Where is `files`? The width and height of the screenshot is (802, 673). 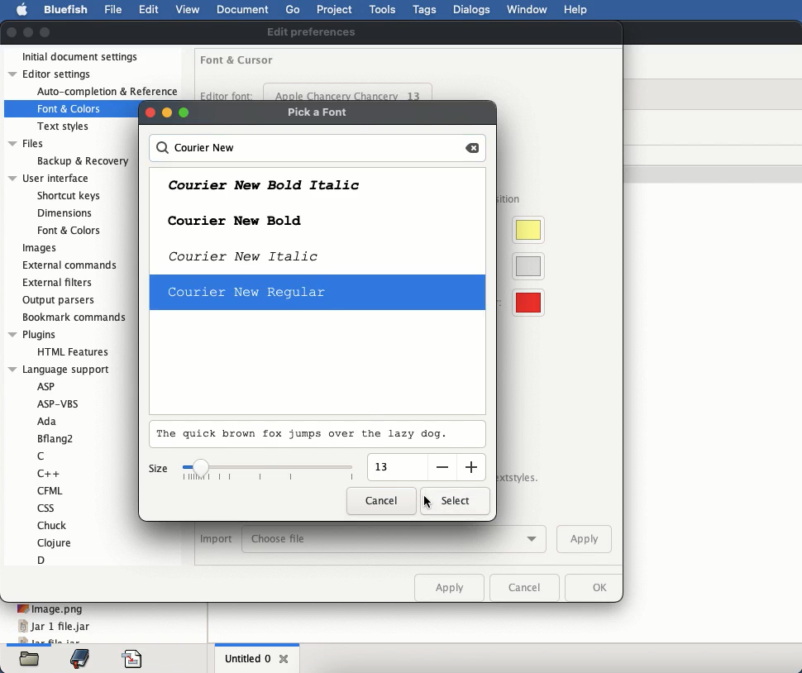
files is located at coordinates (69, 153).